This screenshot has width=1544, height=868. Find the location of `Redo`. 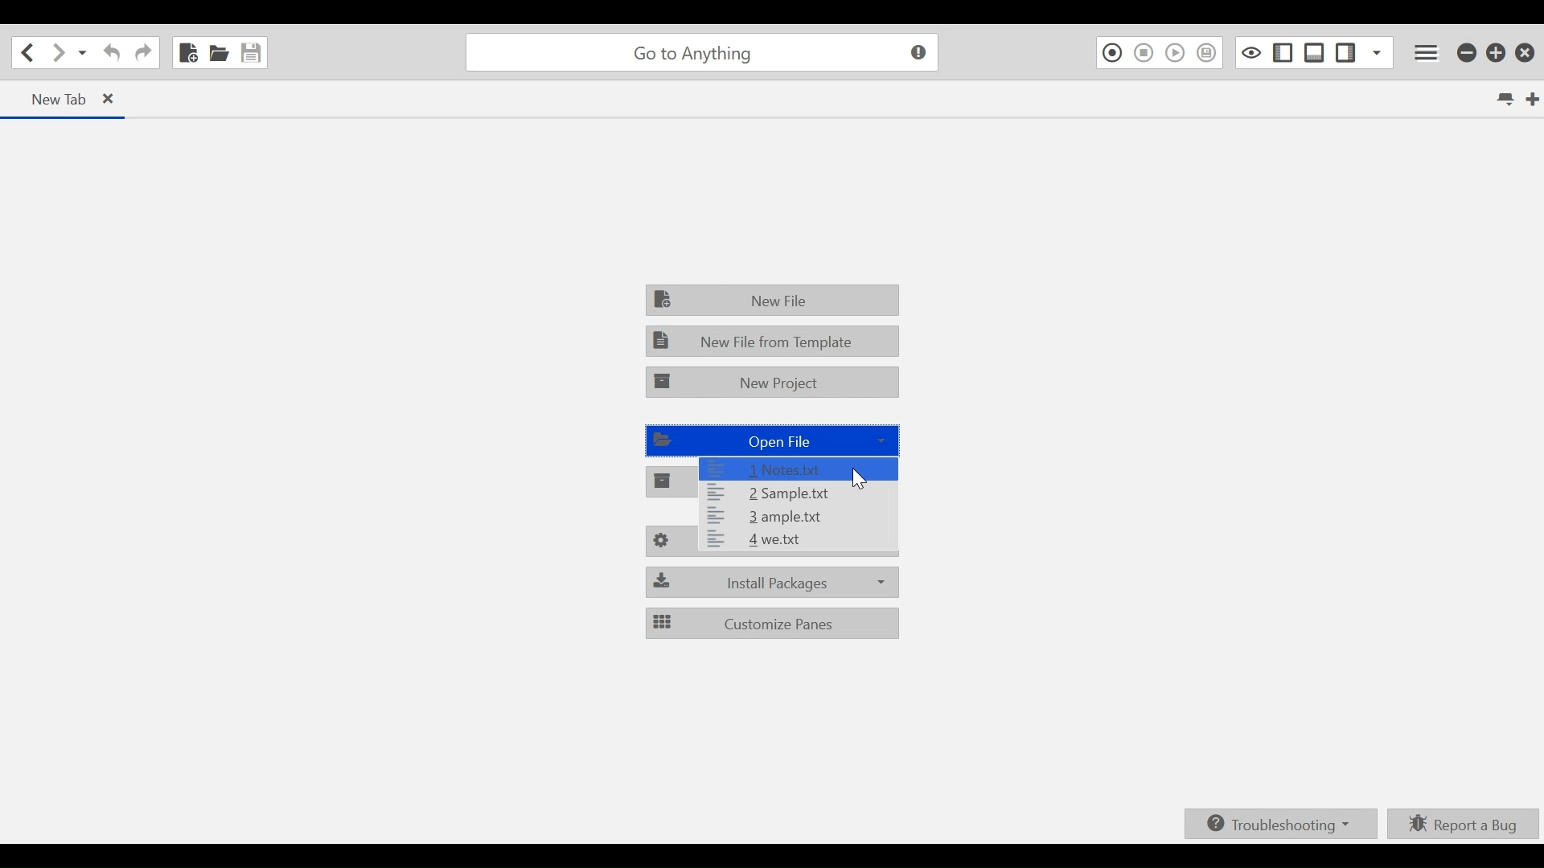

Redo is located at coordinates (143, 52).